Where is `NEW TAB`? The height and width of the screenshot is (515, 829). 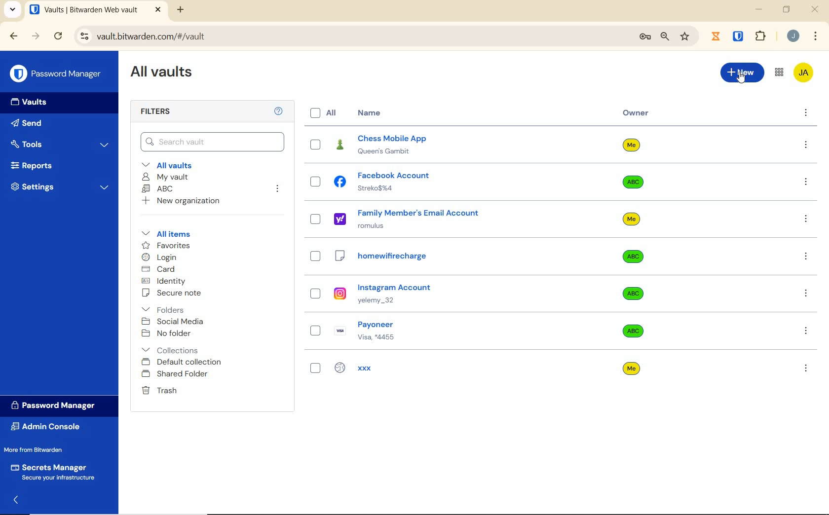
NEW TAB is located at coordinates (182, 10).